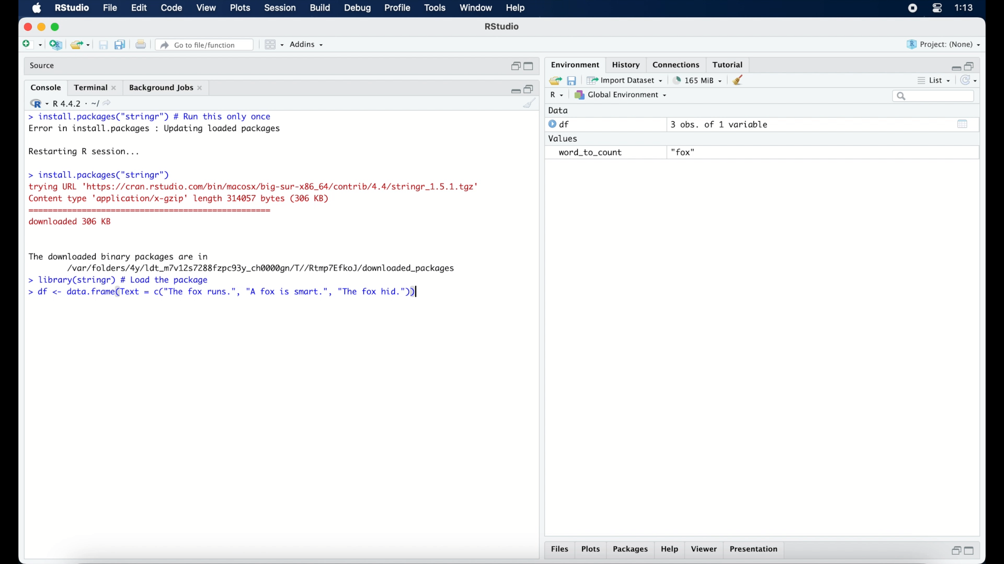  I want to click on Restarting R session..., so click(87, 152).